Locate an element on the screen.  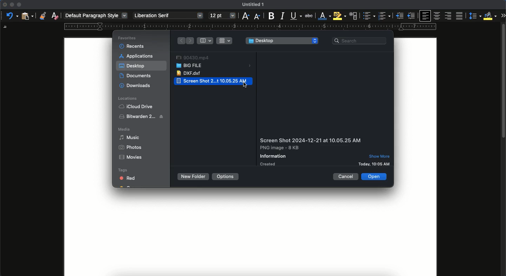
page is located at coordinates (251, 234).